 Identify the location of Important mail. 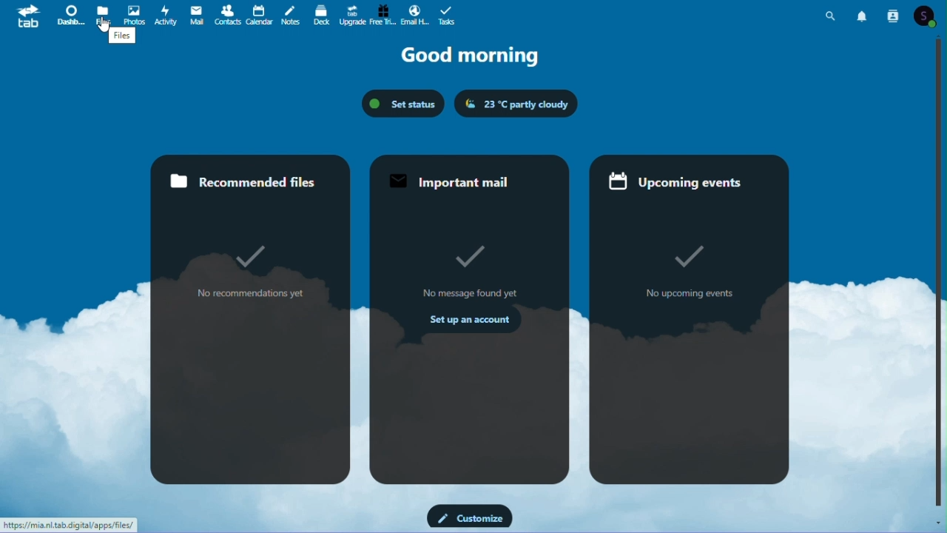
(468, 319).